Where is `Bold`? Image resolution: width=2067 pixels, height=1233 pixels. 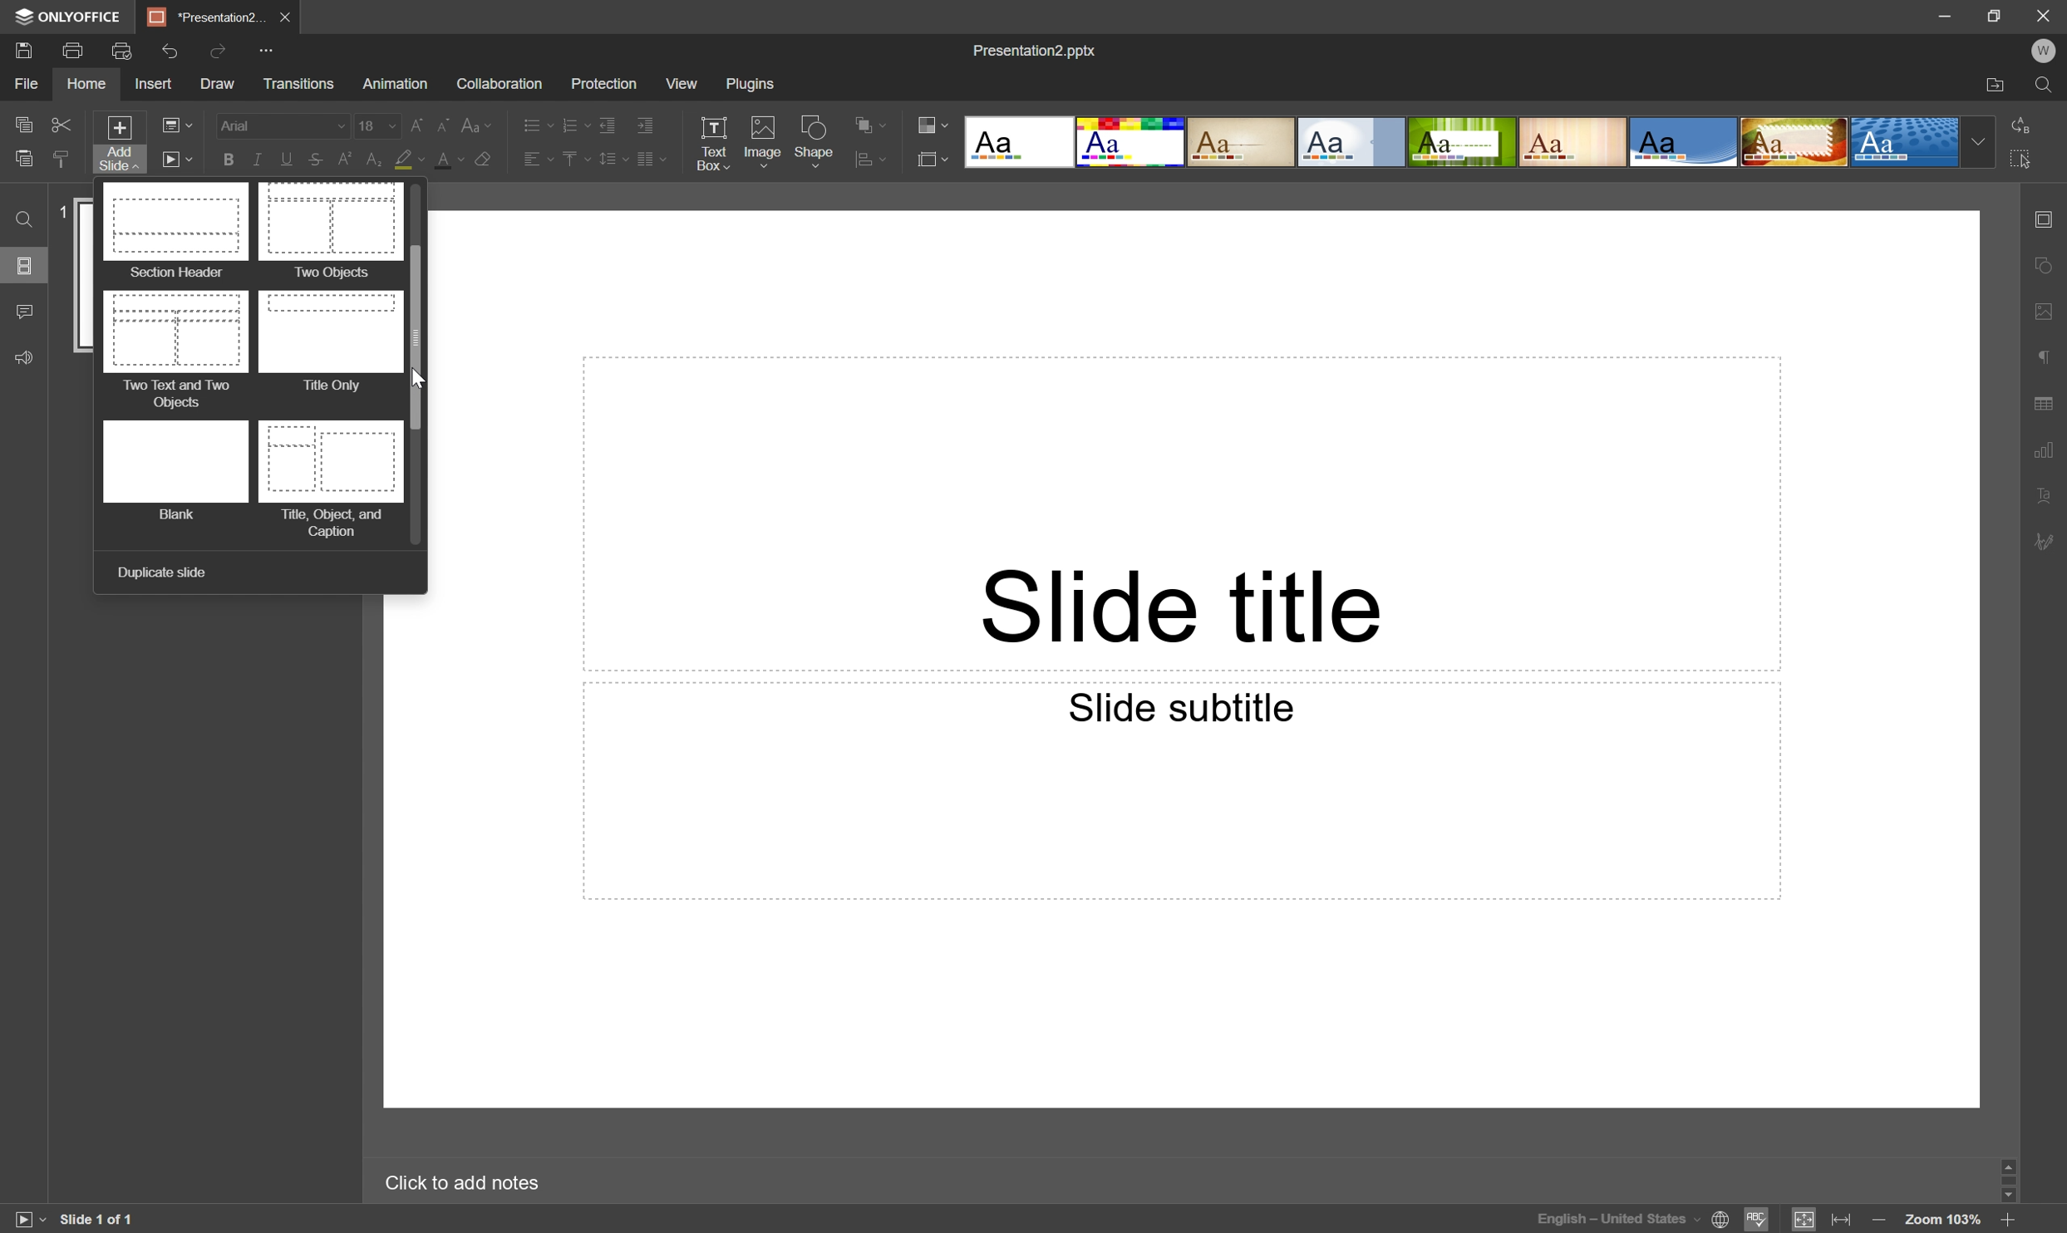 Bold is located at coordinates (228, 159).